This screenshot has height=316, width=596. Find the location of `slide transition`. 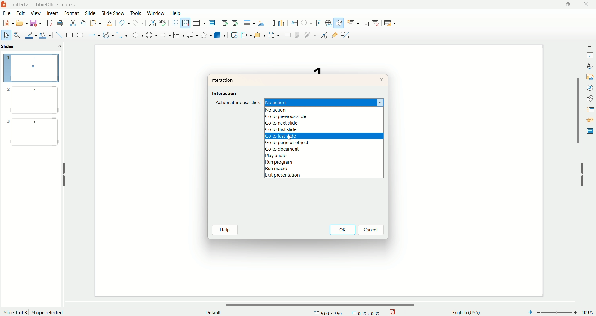

slide transition is located at coordinates (589, 108).